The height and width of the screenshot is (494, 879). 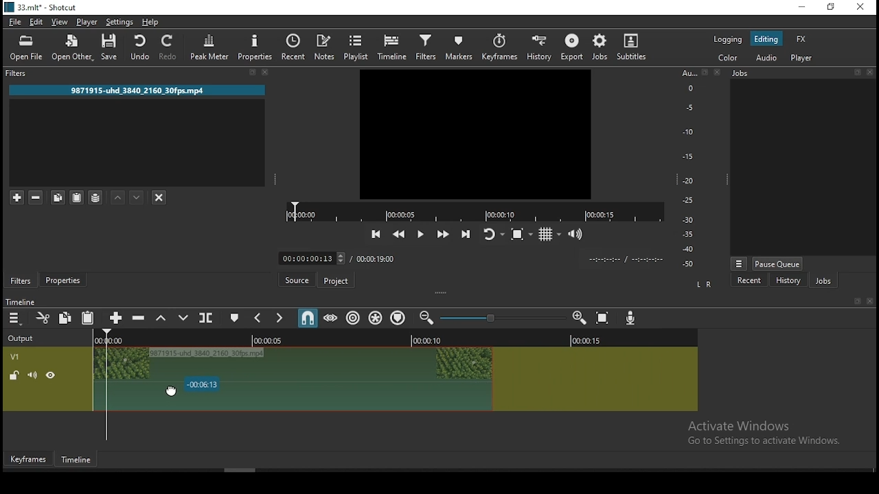 What do you see at coordinates (21, 281) in the screenshot?
I see `filters` at bounding box center [21, 281].